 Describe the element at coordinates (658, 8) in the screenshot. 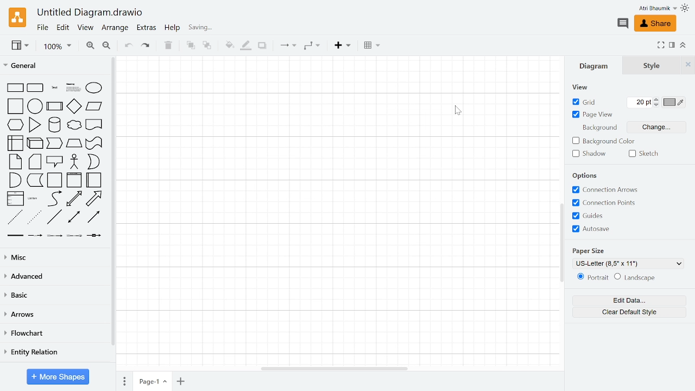

I see `Profile` at that location.